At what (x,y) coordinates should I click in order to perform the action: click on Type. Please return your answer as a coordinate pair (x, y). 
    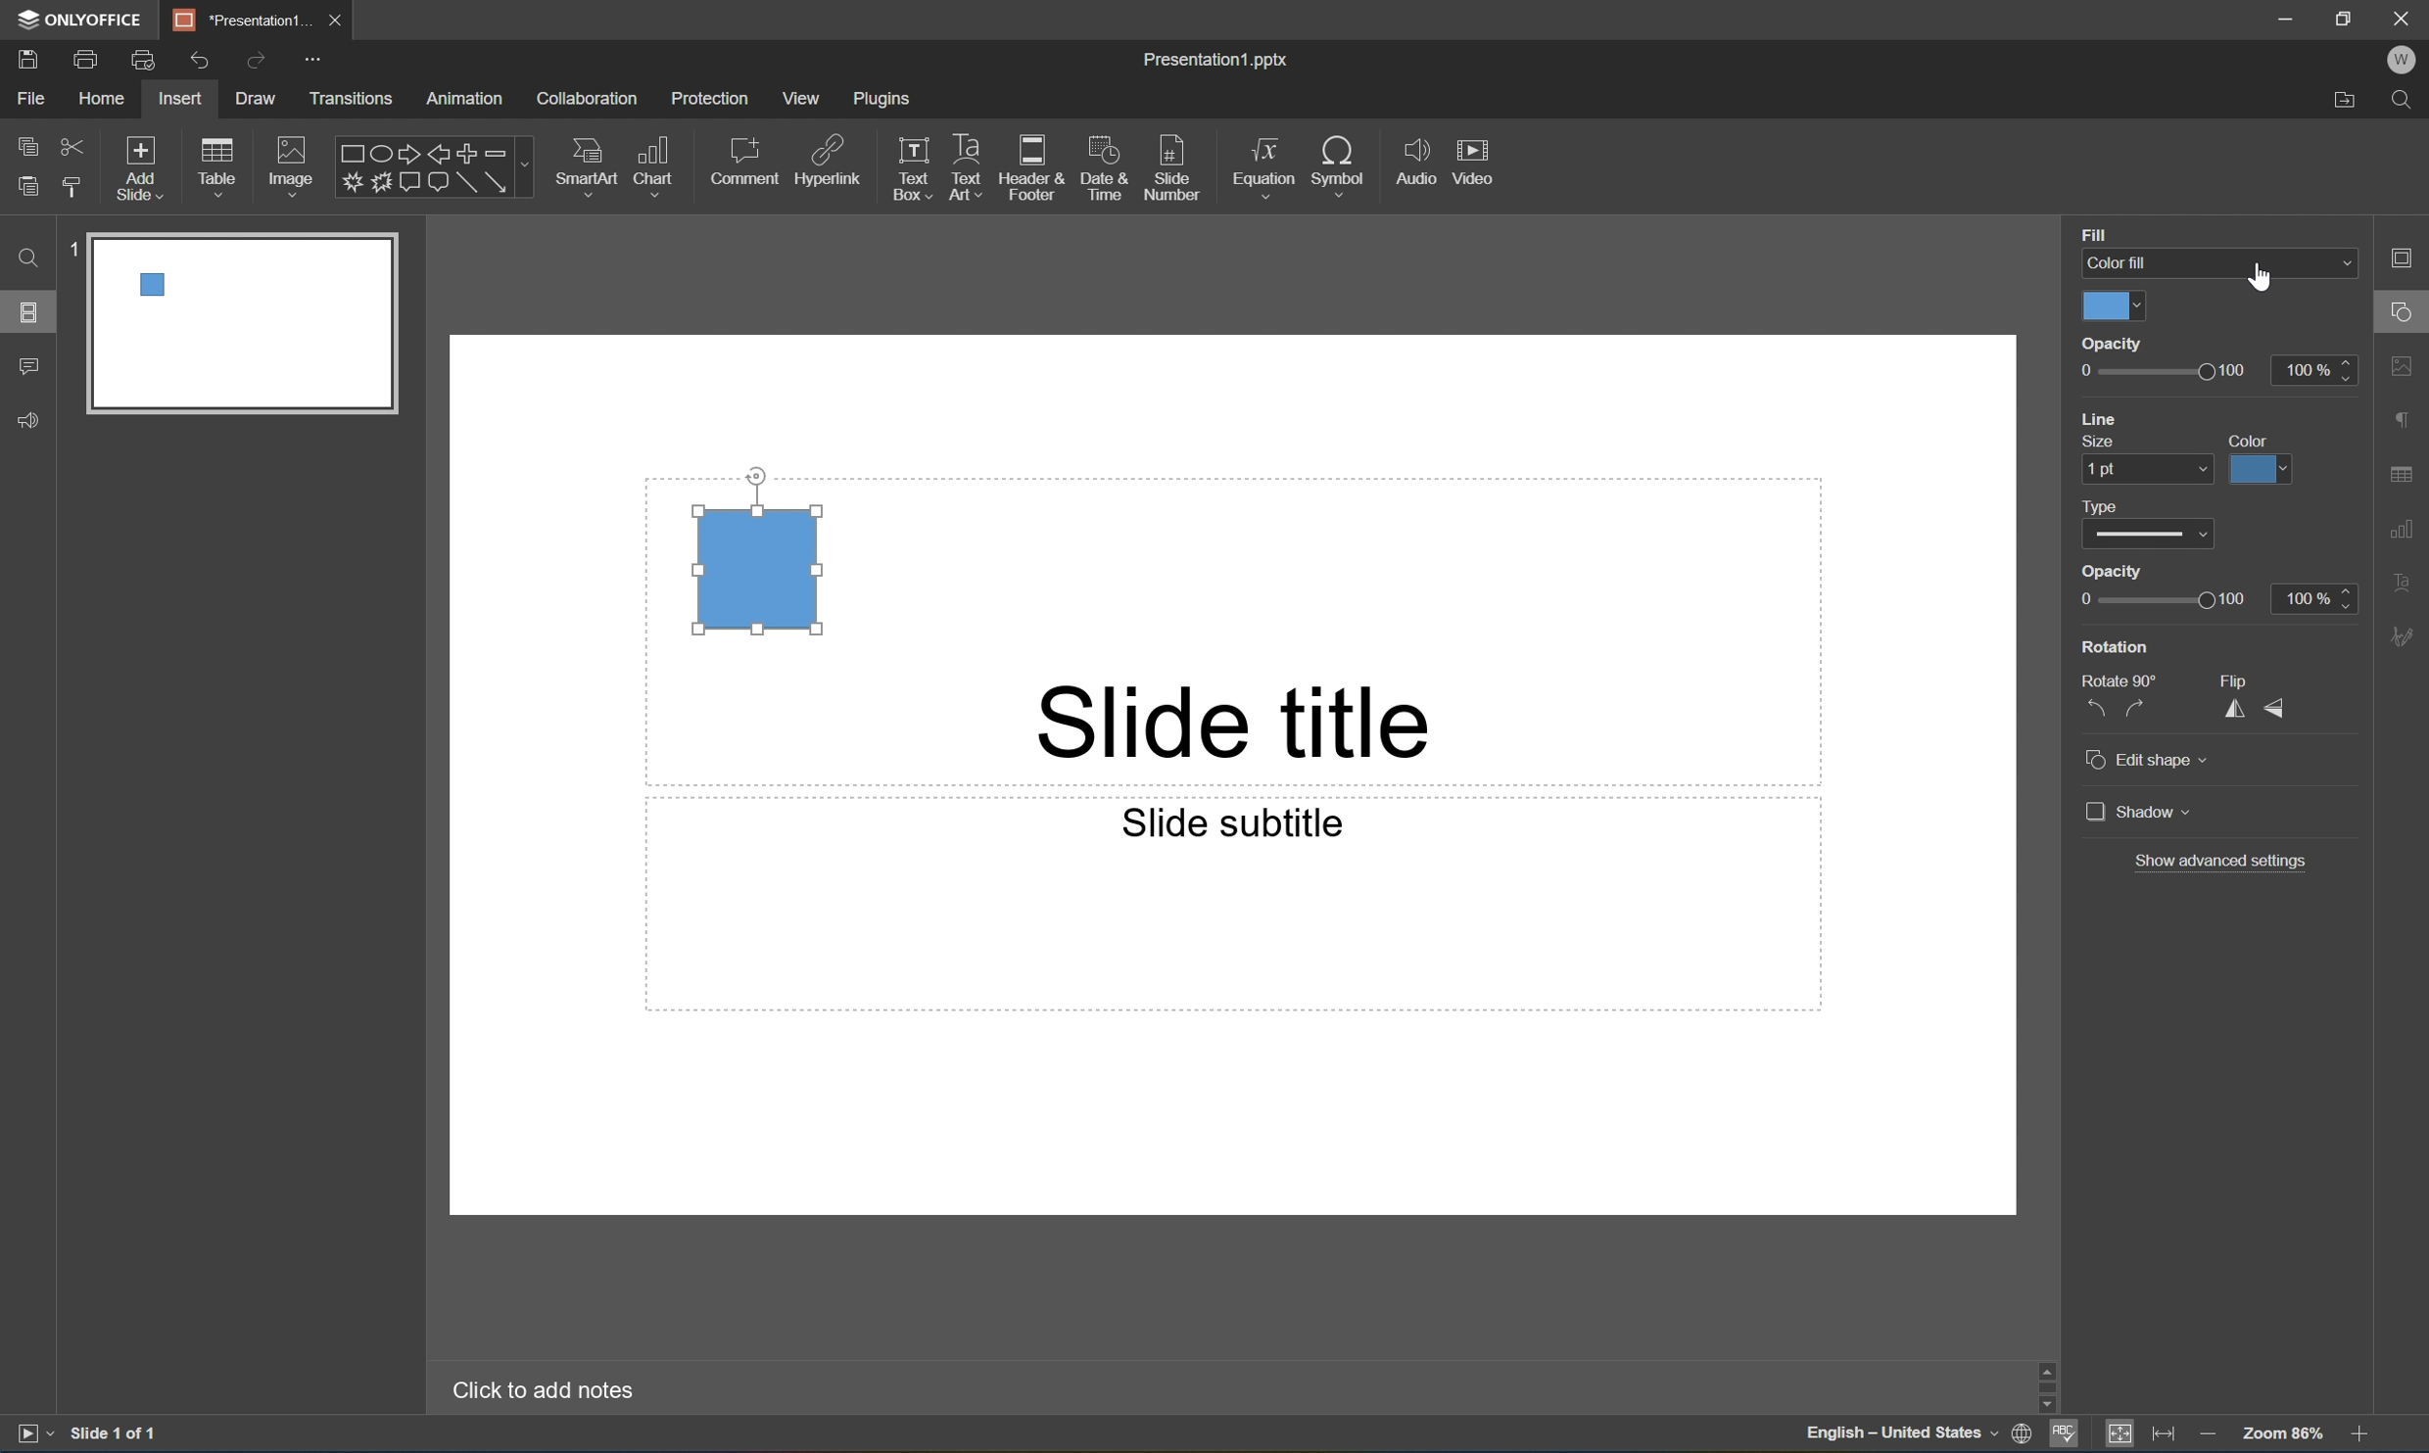
    Looking at the image, I should click on (2101, 504).